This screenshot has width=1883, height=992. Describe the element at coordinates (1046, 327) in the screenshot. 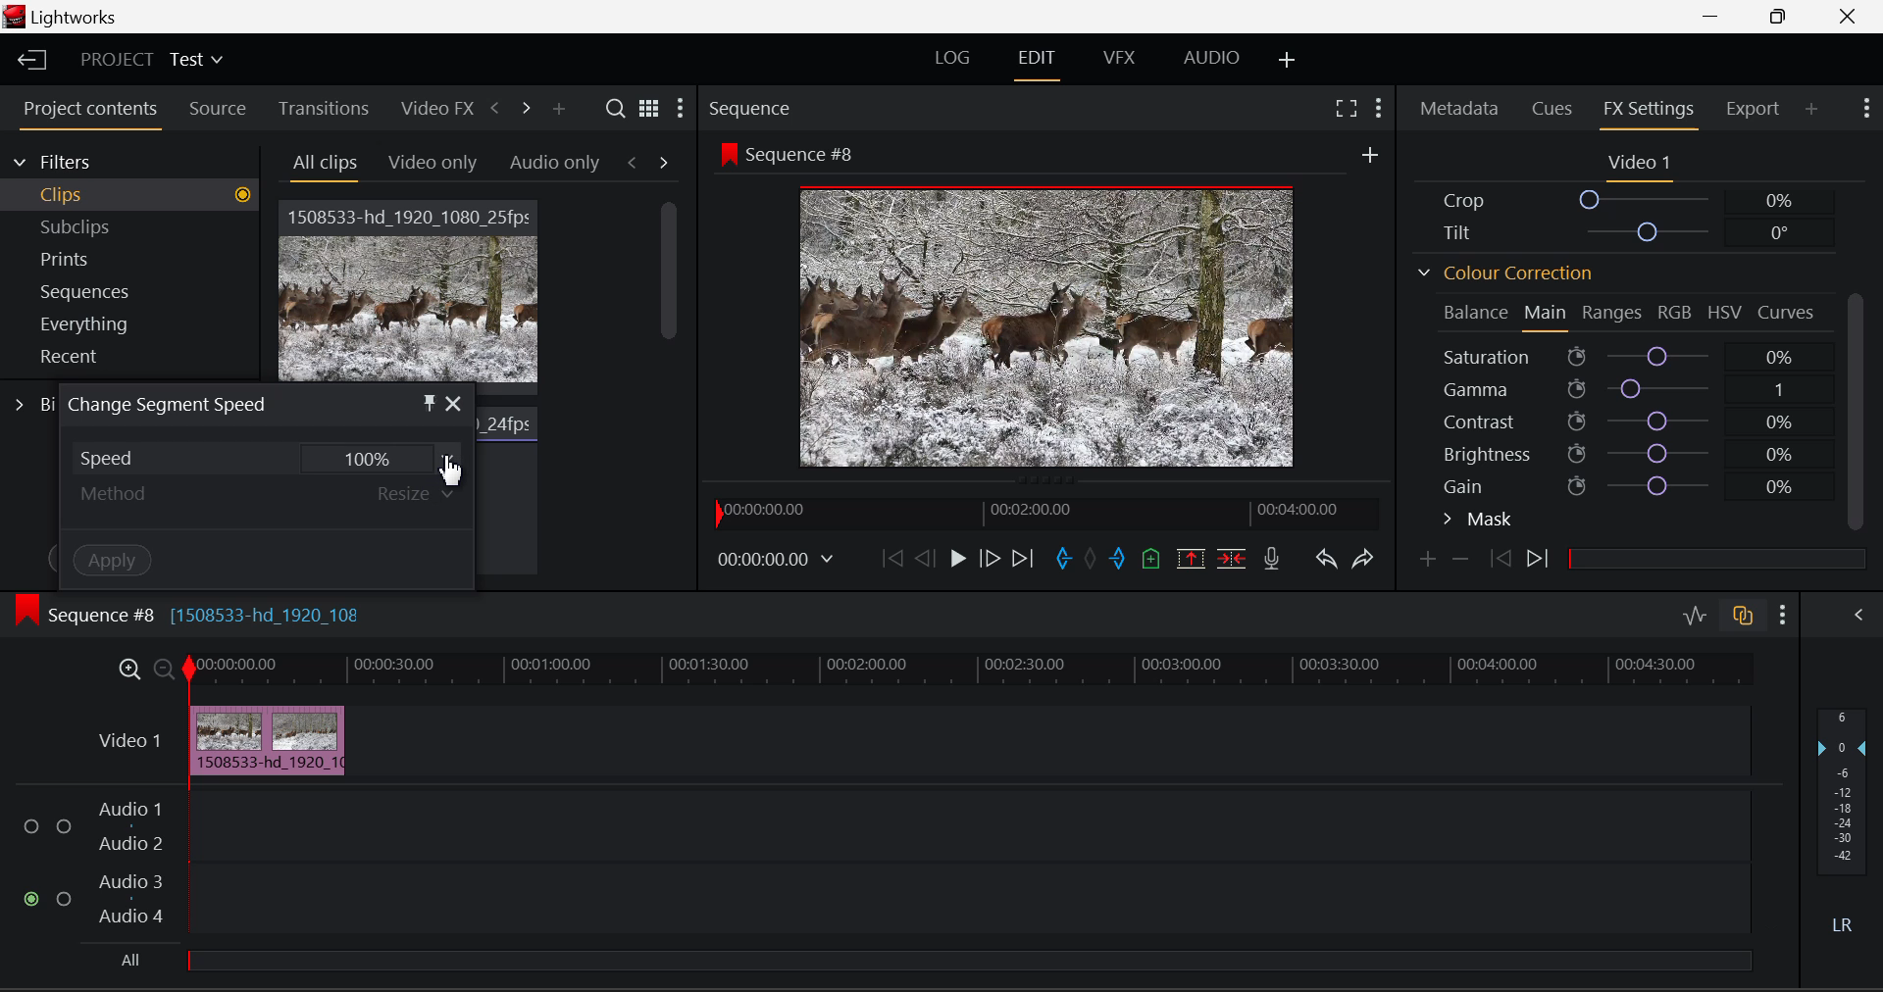

I see `Sequence #8 Video Preview` at that location.